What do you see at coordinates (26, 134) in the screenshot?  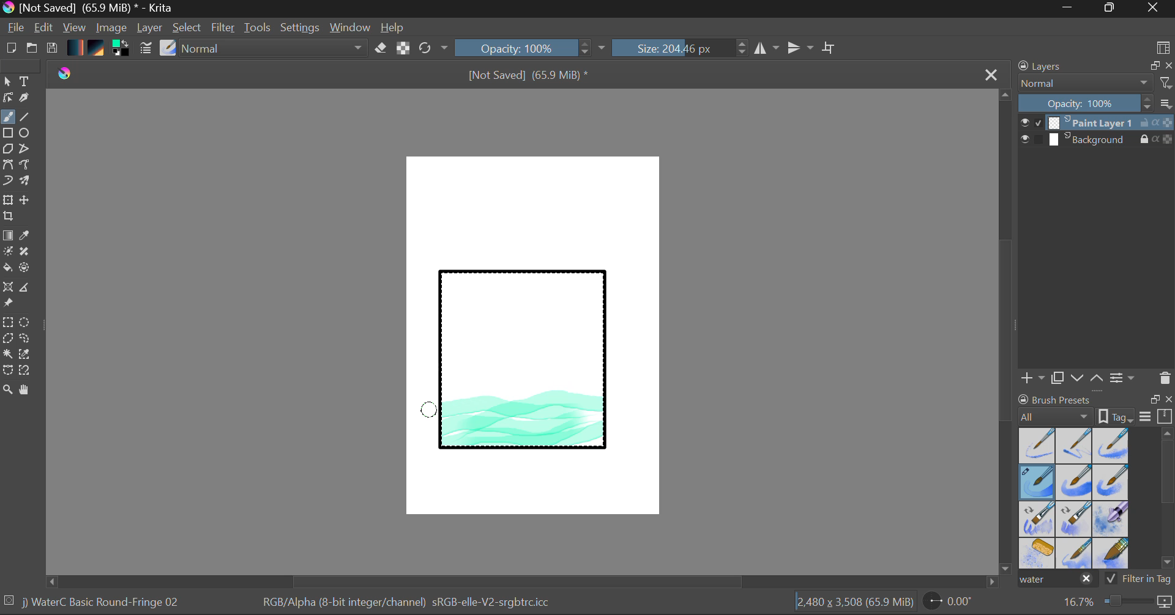 I see `Elipses` at bounding box center [26, 134].